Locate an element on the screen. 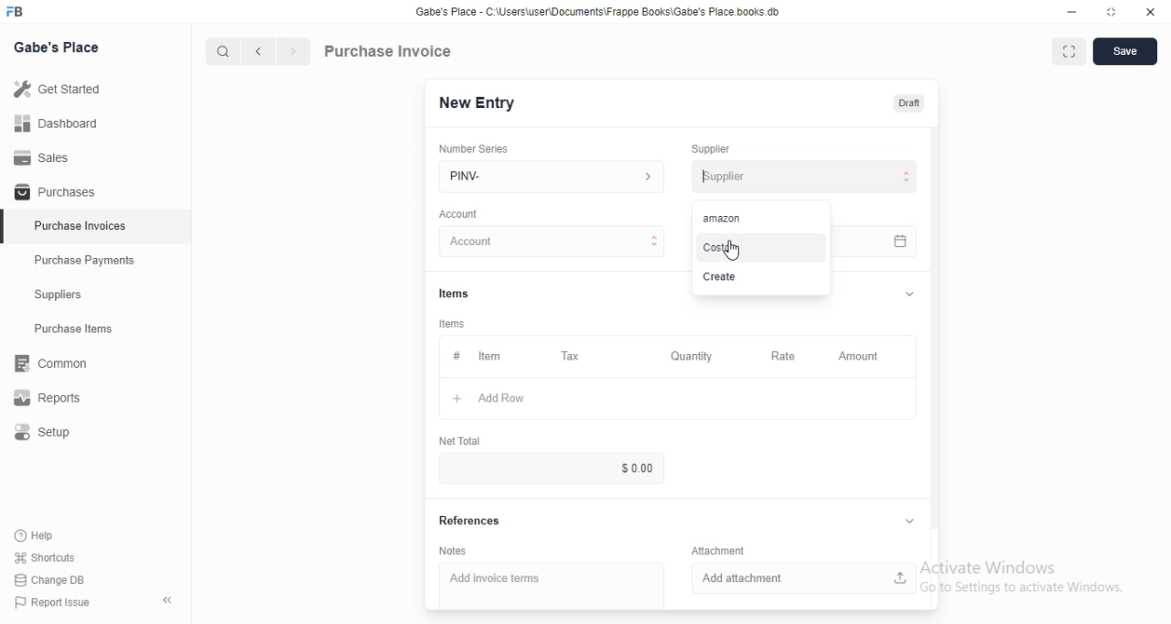 This screenshot has height=624, width=1171. Frappe Books logo is located at coordinates (14, 11).